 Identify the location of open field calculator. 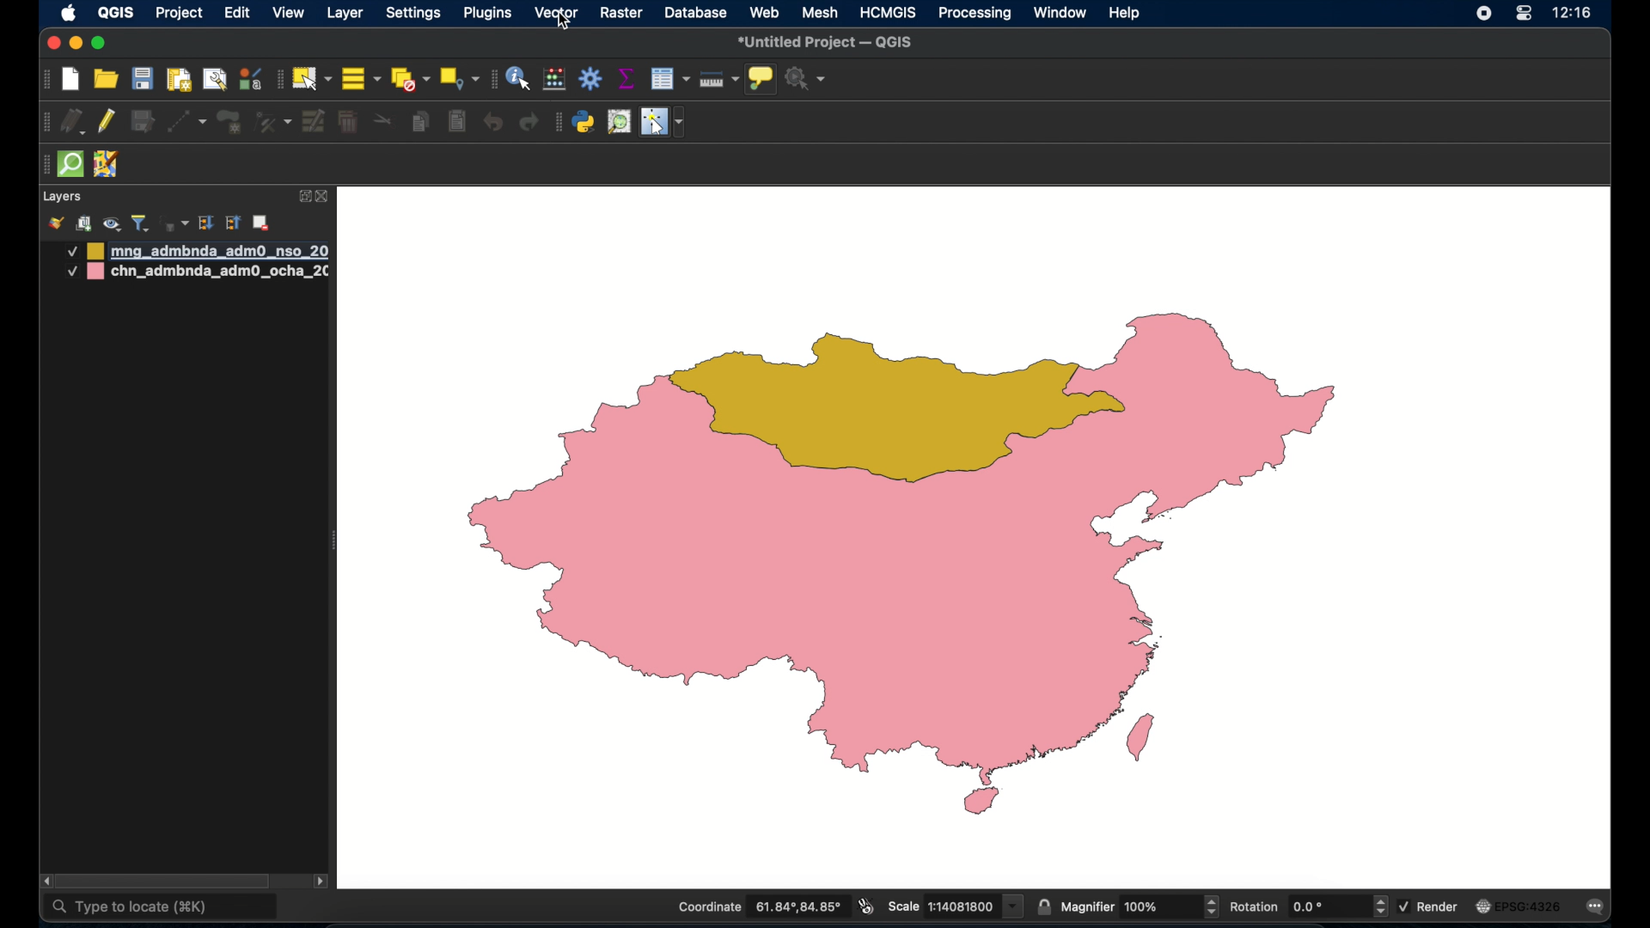
(554, 78).